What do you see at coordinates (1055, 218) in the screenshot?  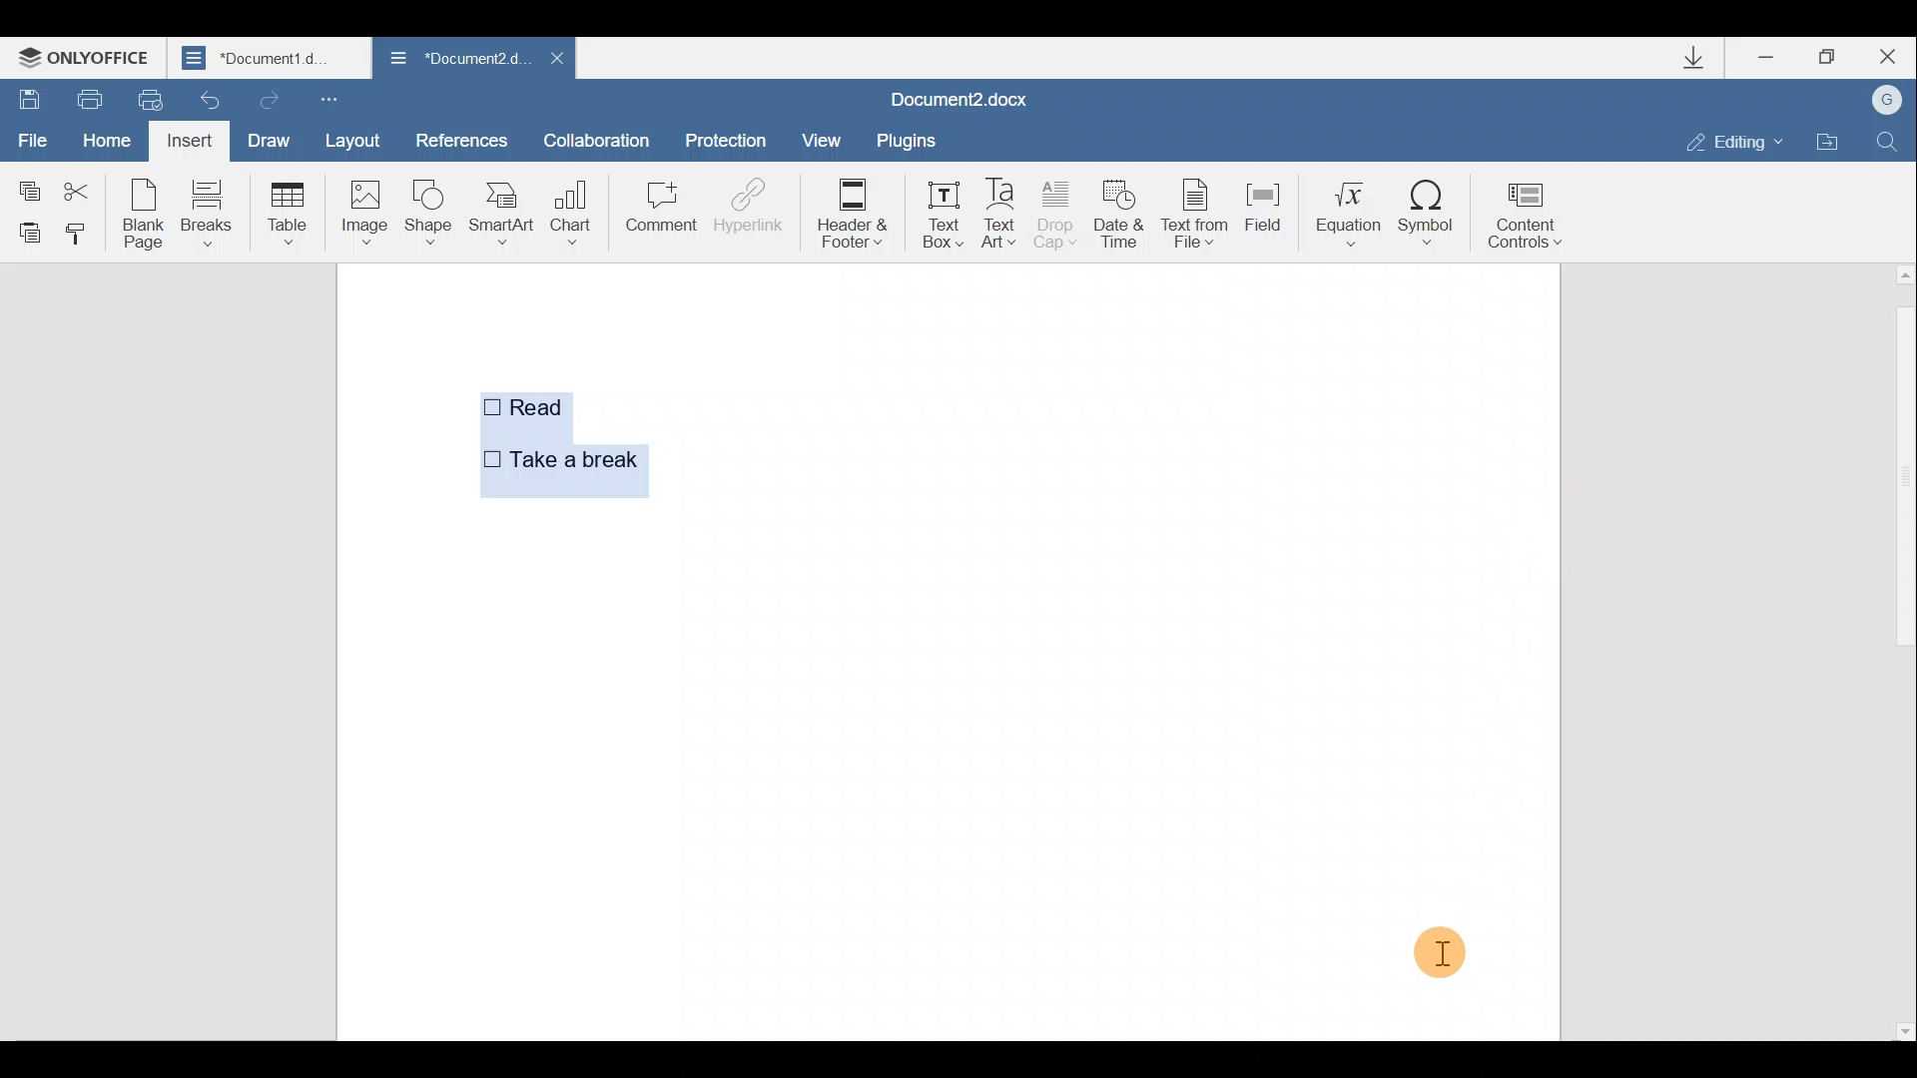 I see `Drop cap` at bounding box center [1055, 218].